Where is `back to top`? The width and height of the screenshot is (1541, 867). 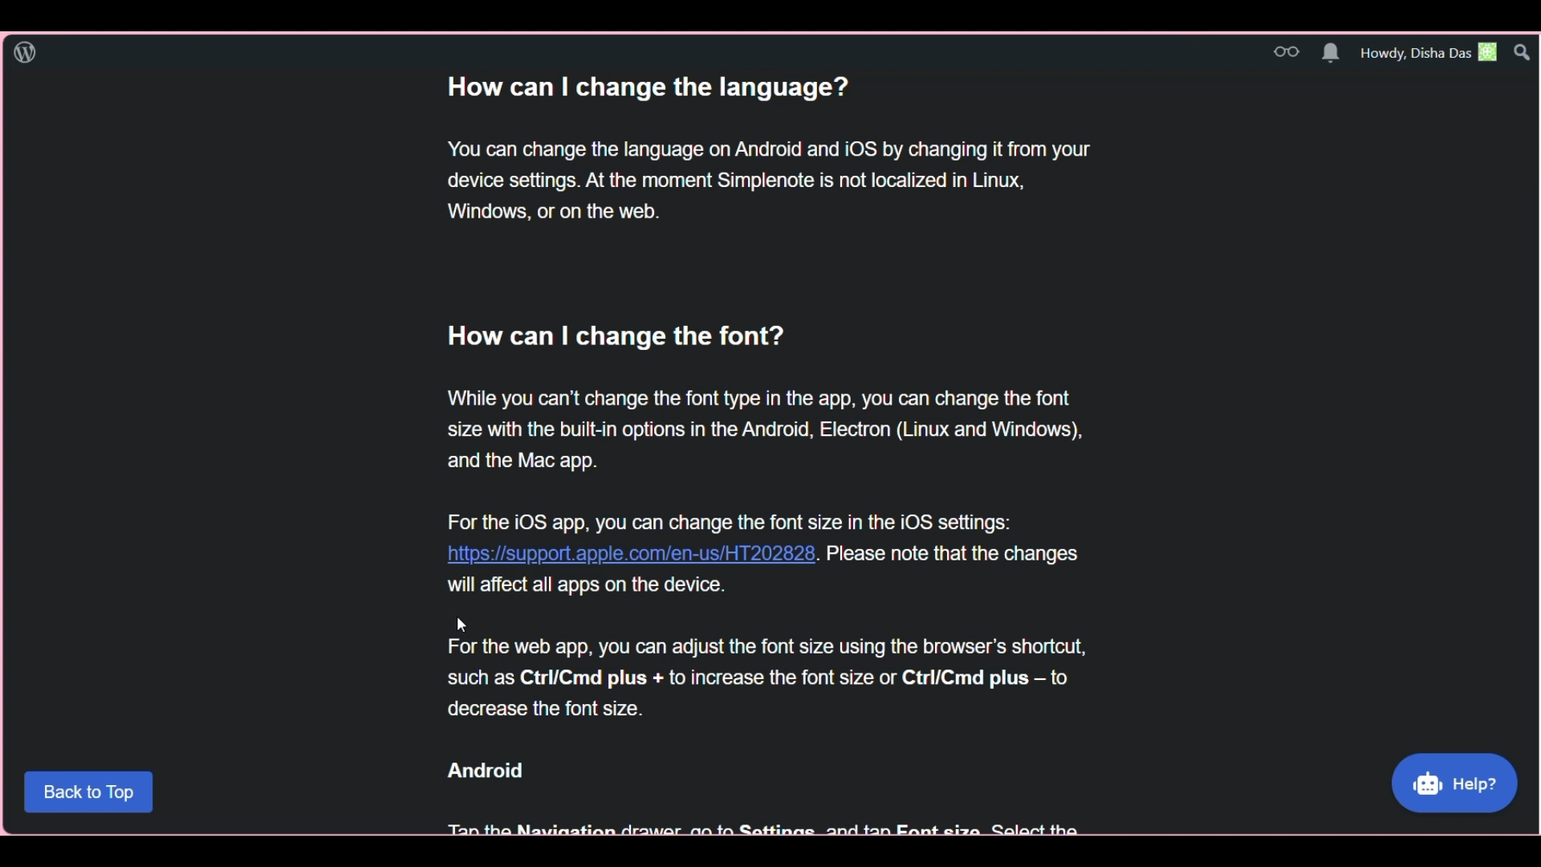 back to top is located at coordinates (89, 791).